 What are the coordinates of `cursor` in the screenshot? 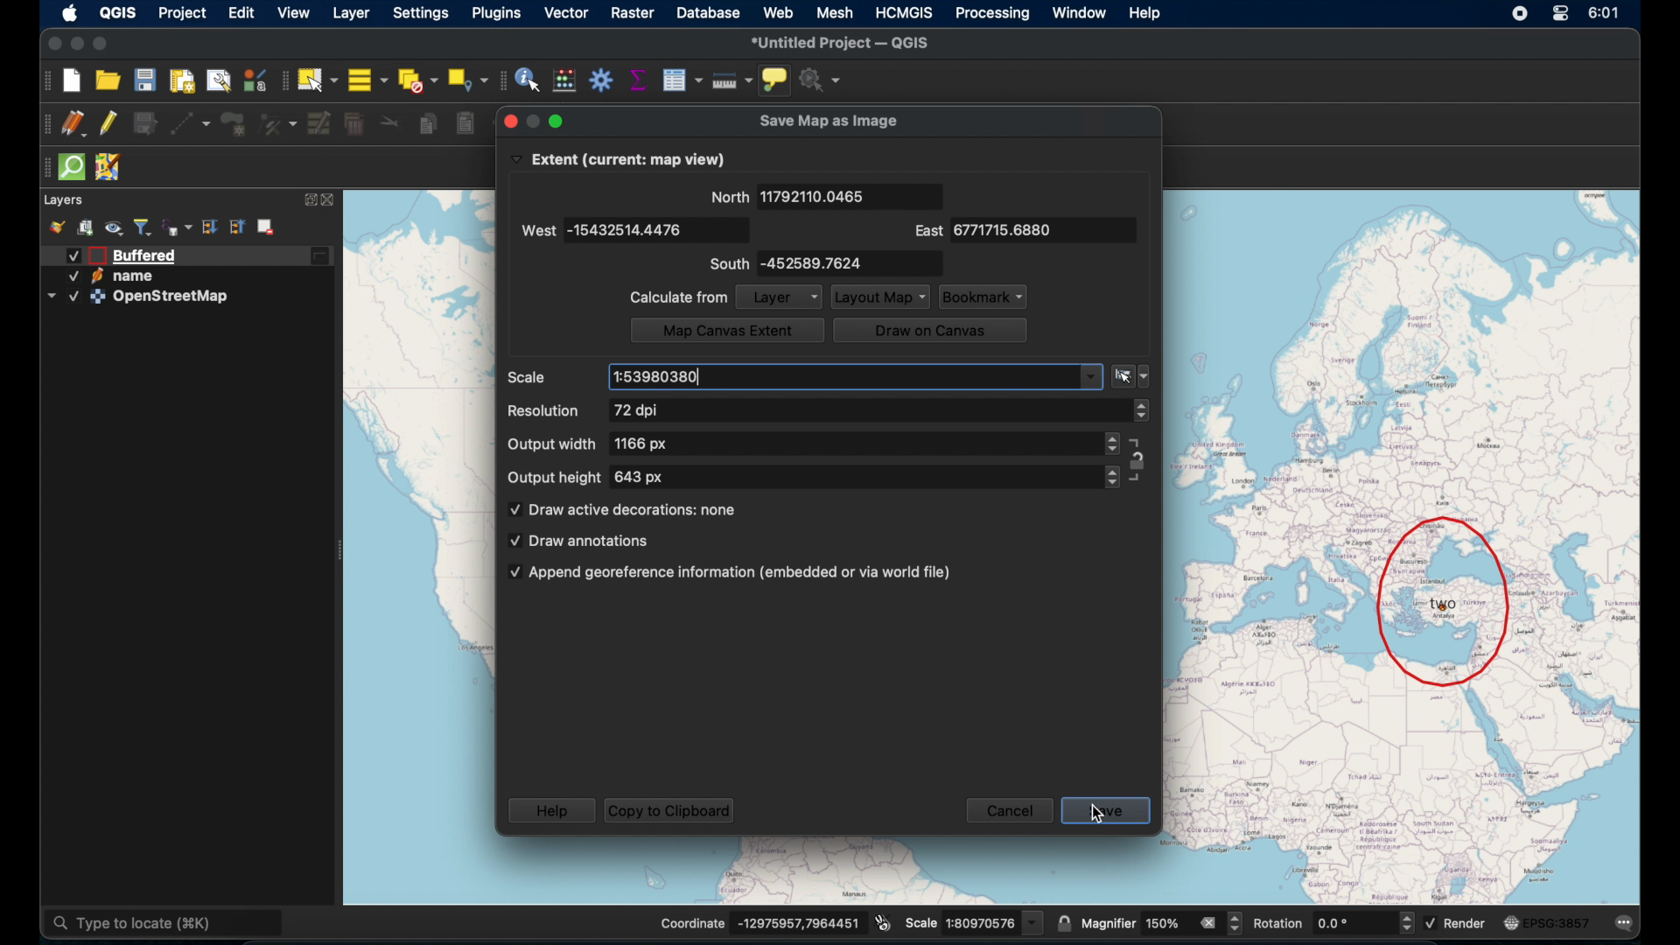 It's located at (1098, 814).